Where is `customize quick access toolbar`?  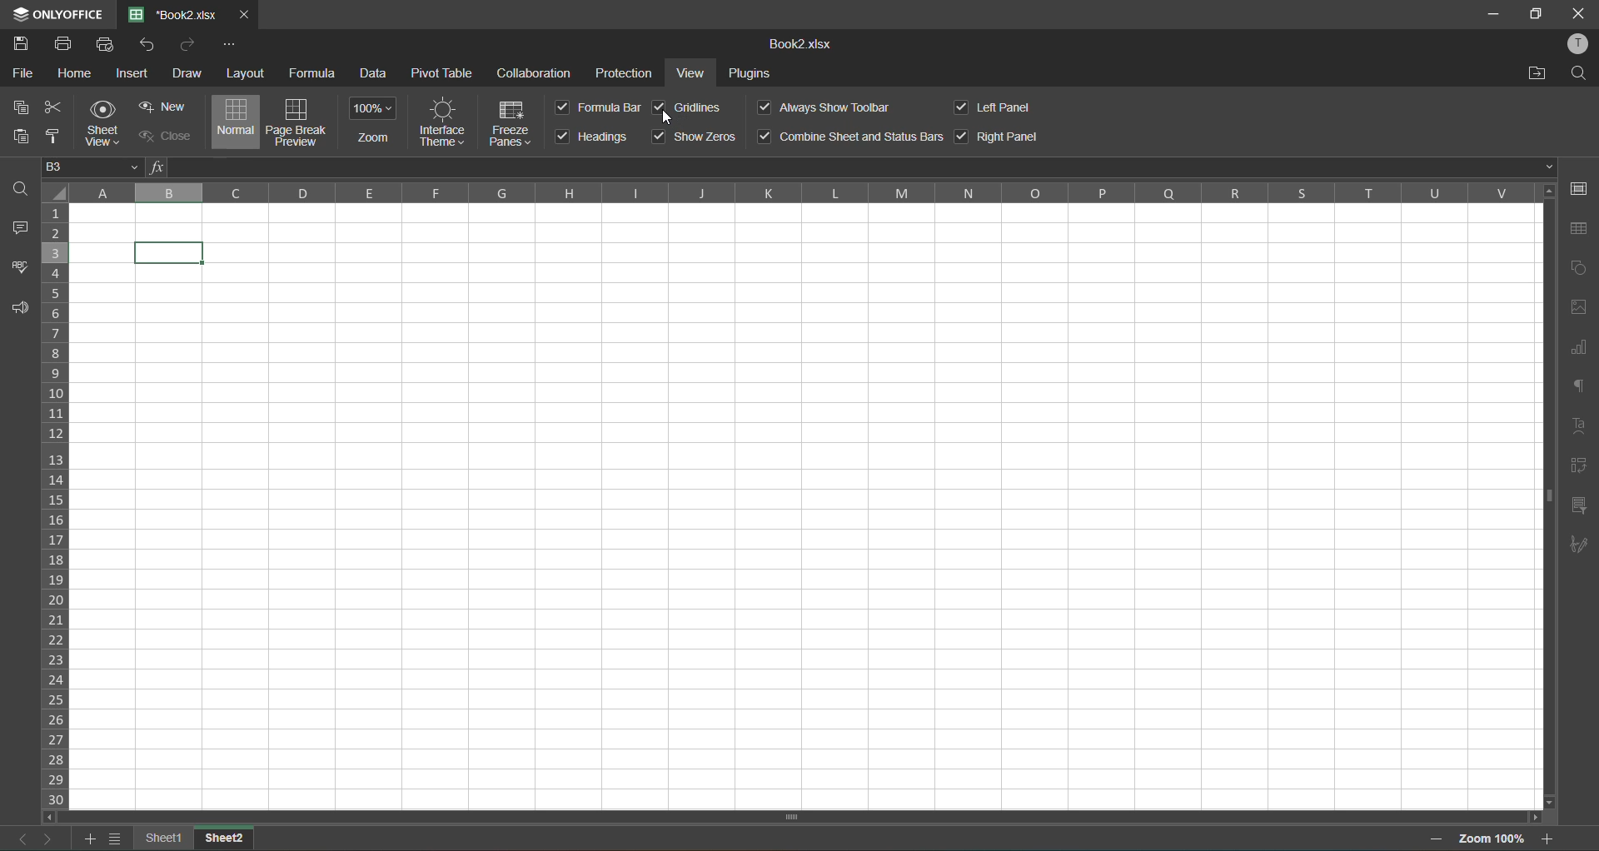
customize quick access toolbar is located at coordinates (229, 44).